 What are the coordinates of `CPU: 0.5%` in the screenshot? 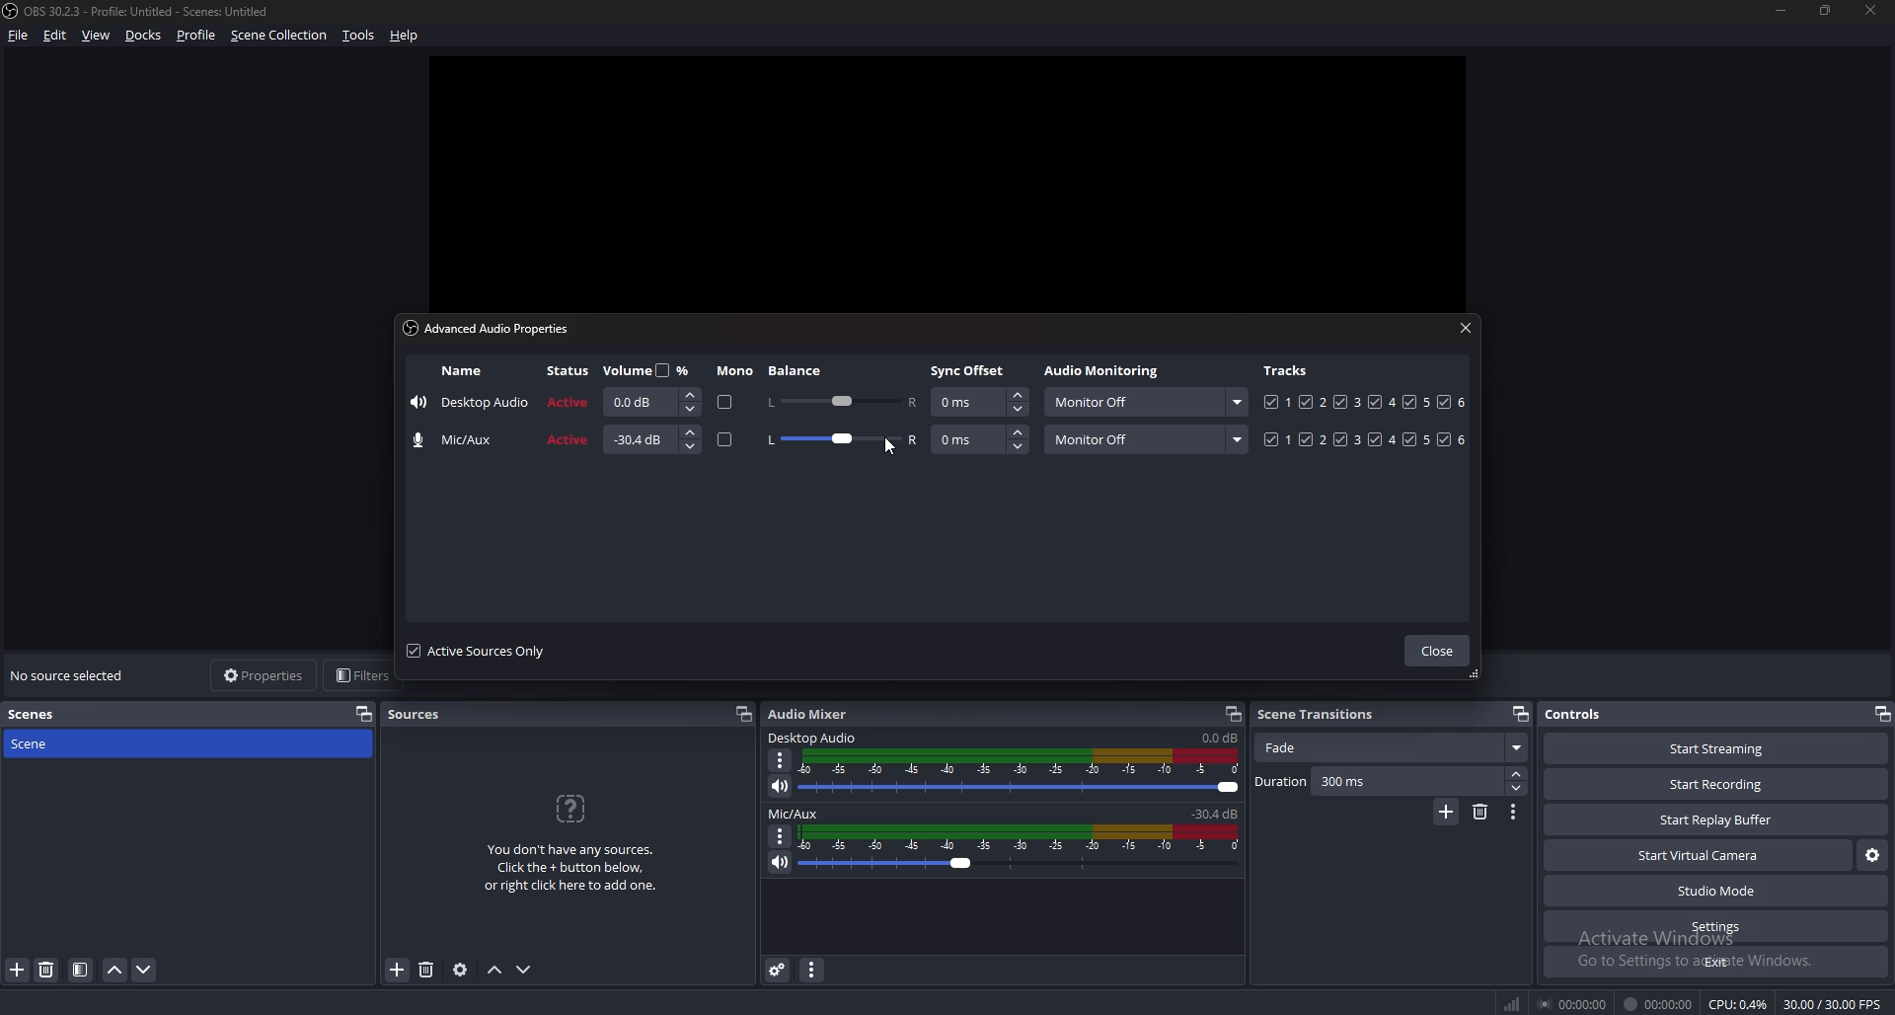 It's located at (1739, 1005).